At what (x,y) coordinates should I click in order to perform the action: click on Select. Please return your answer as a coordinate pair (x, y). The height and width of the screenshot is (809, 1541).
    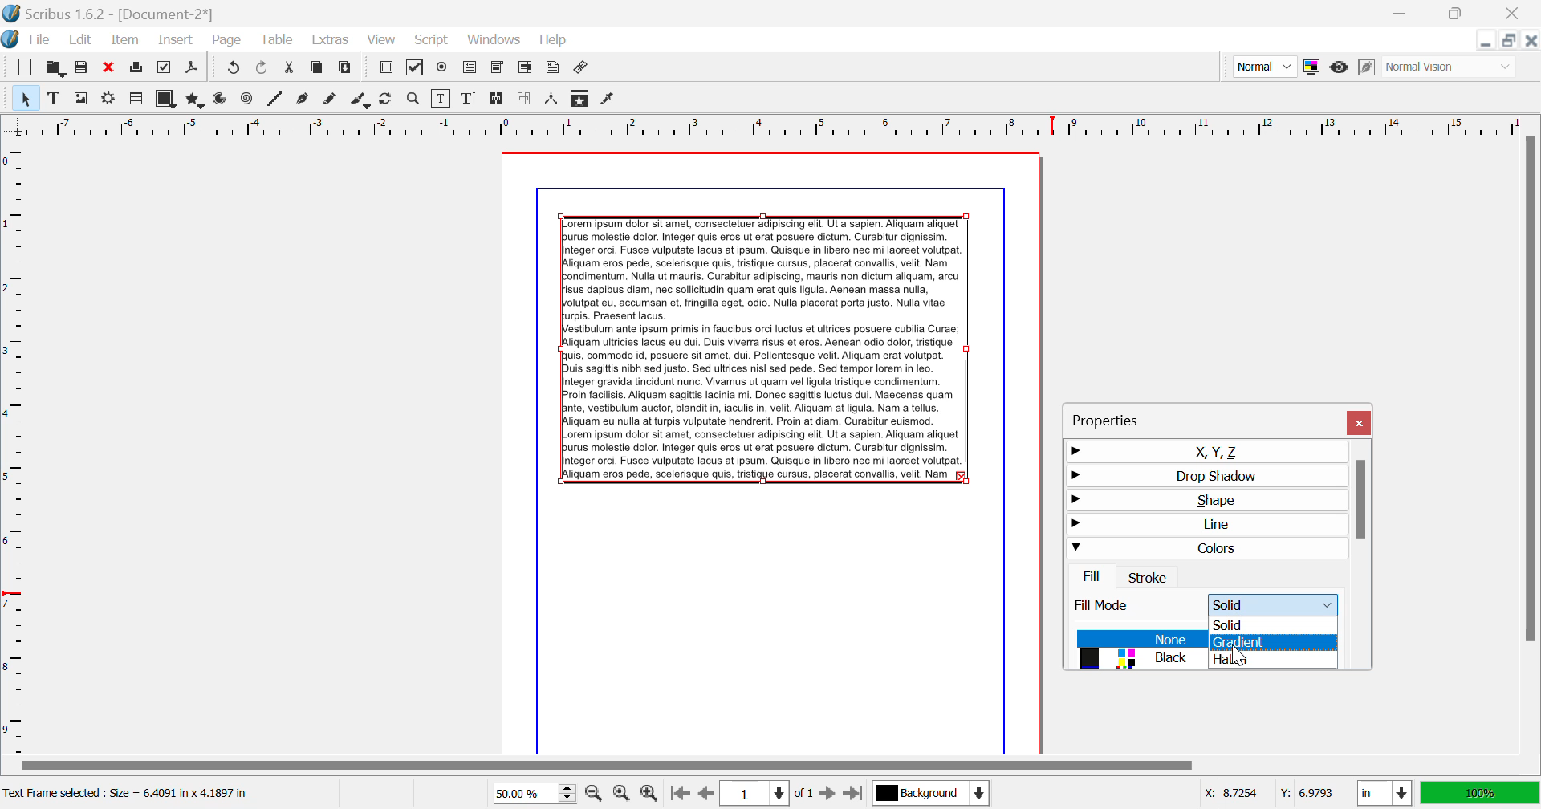
    Looking at the image, I should click on (24, 97).